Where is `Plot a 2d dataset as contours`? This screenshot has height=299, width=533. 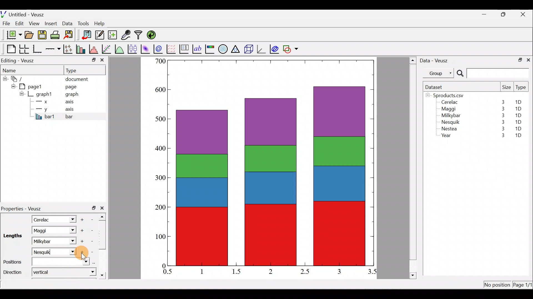
Plot a 2d dataset as contours is located at coordinates (159, 49).